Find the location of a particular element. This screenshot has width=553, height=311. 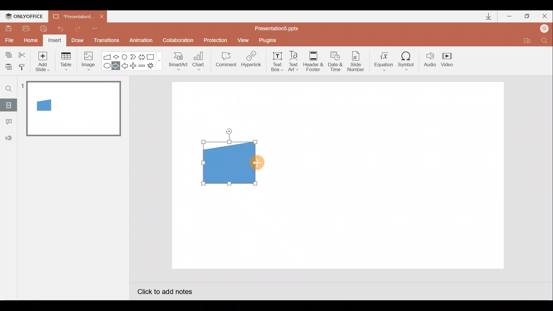

Animation is located at coordinates (142, 41).